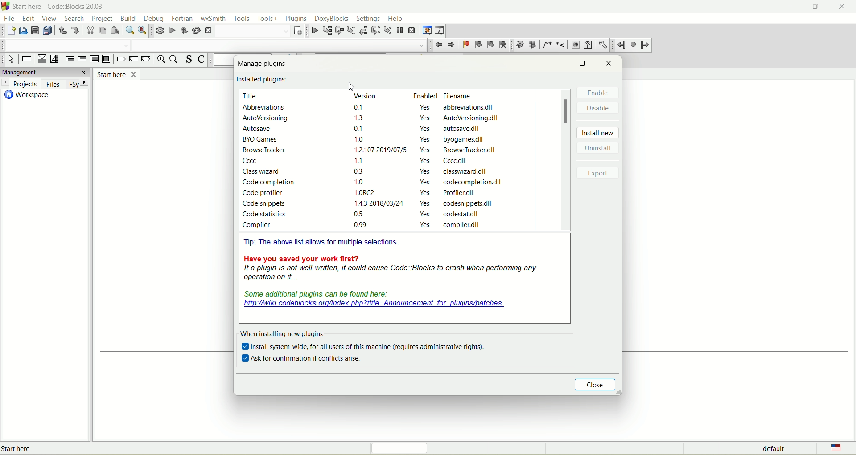 The height and width of the screenshot is (455, 856). Describe the element at coordinates (41, 59) in the screenshot. I see `decision` at that location.